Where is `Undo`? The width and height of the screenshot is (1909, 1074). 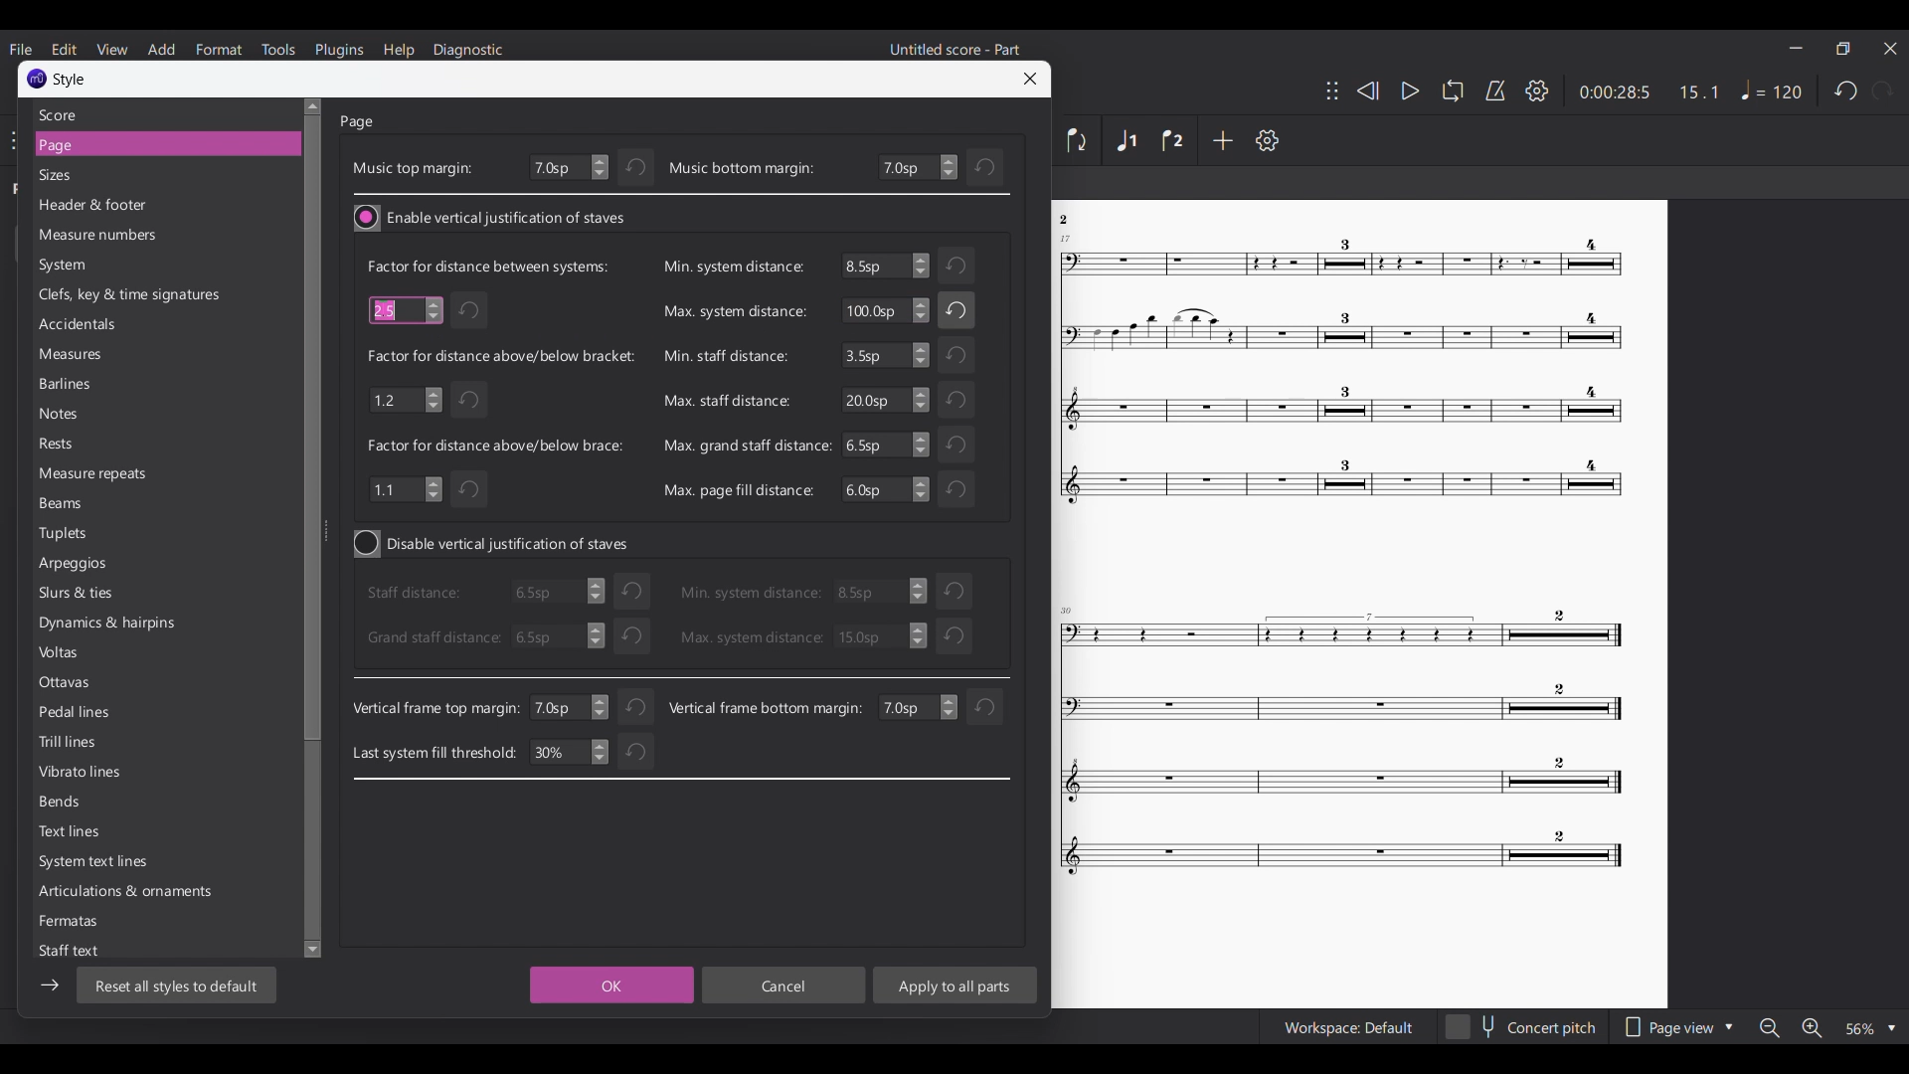
Undo is located at coordinates (632, 755).